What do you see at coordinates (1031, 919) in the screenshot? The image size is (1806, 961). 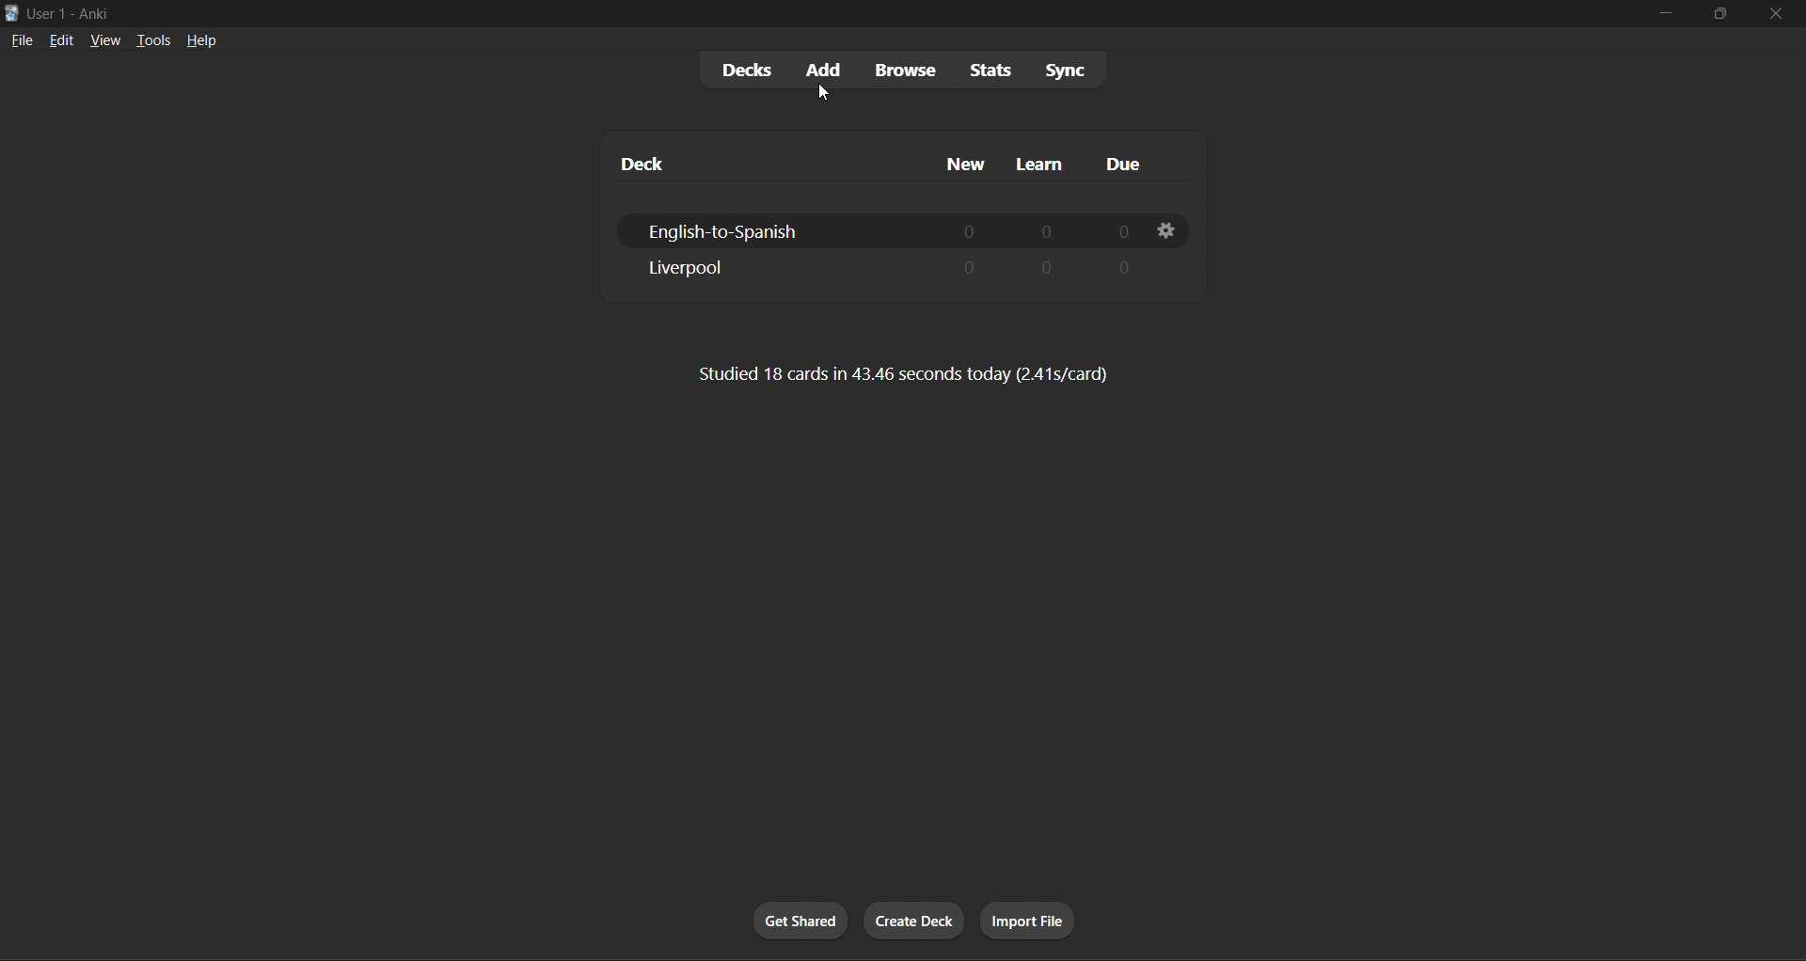 I see `import file` at bounding box center [1031, 919].